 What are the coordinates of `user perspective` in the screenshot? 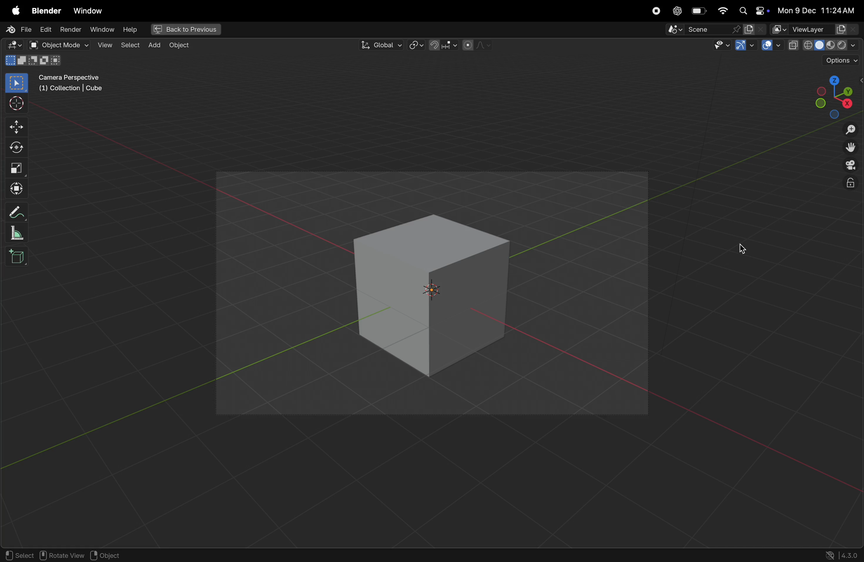 It's located at (79, 82).